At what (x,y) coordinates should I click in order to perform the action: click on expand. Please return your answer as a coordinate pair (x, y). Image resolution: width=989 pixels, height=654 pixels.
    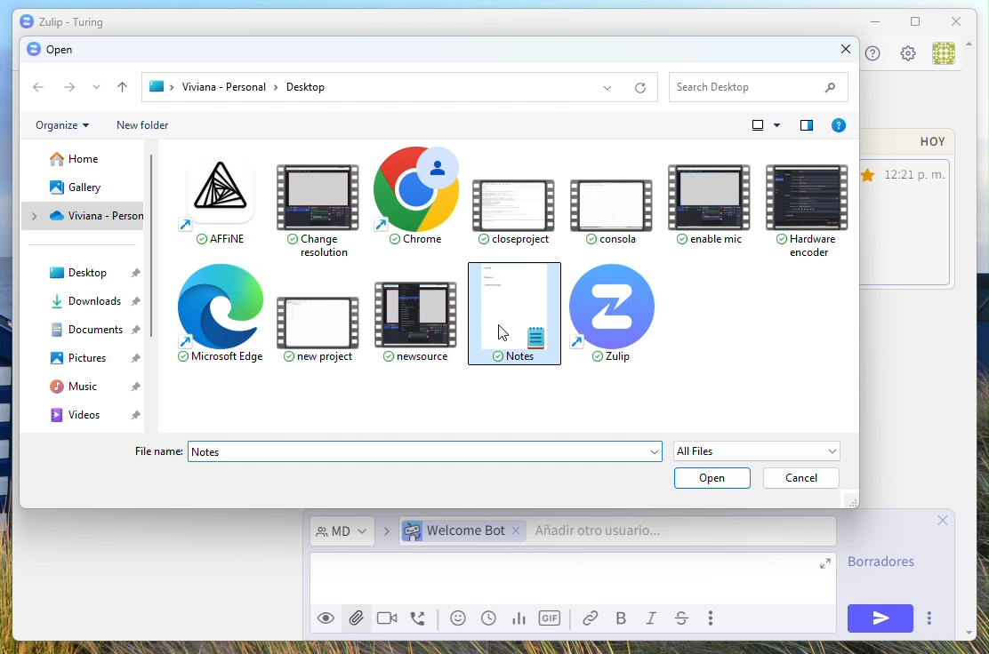
    Looking at the image, I should click on (827, 567).